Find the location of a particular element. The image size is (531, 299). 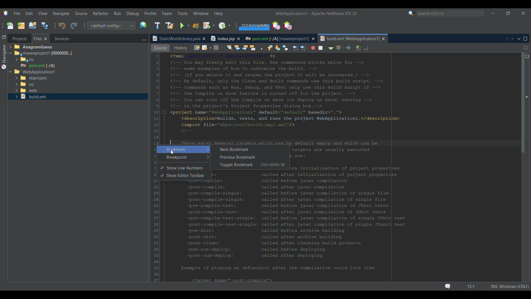

Projects tab is located at coordinates (19, 38).